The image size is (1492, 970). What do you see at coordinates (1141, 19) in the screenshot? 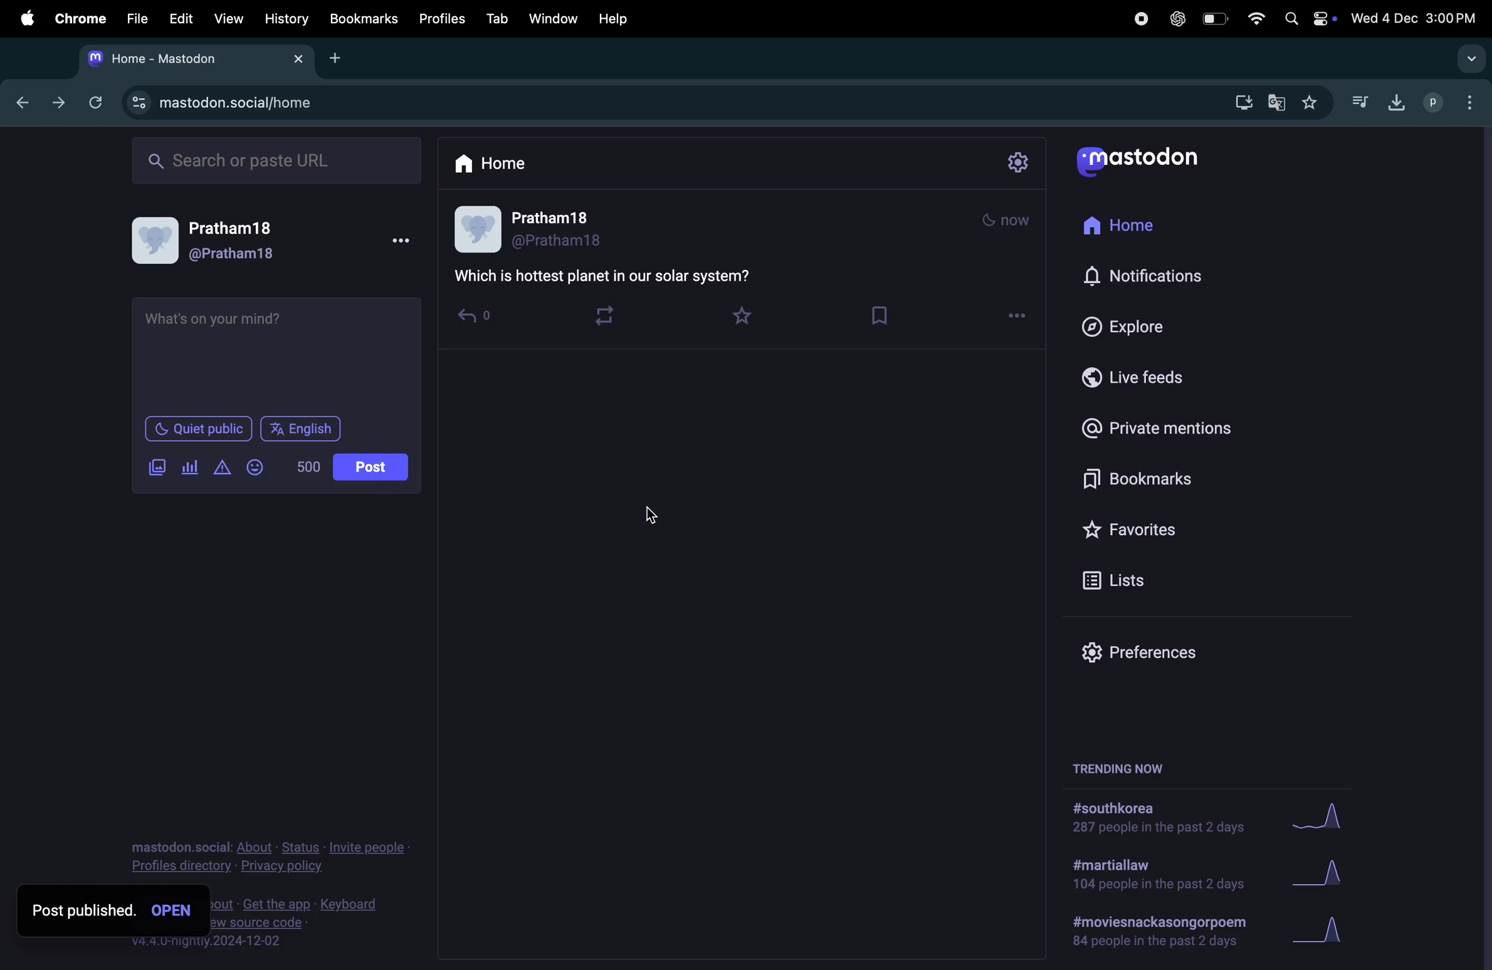
I see `record` at bounding box center [1141, 19].